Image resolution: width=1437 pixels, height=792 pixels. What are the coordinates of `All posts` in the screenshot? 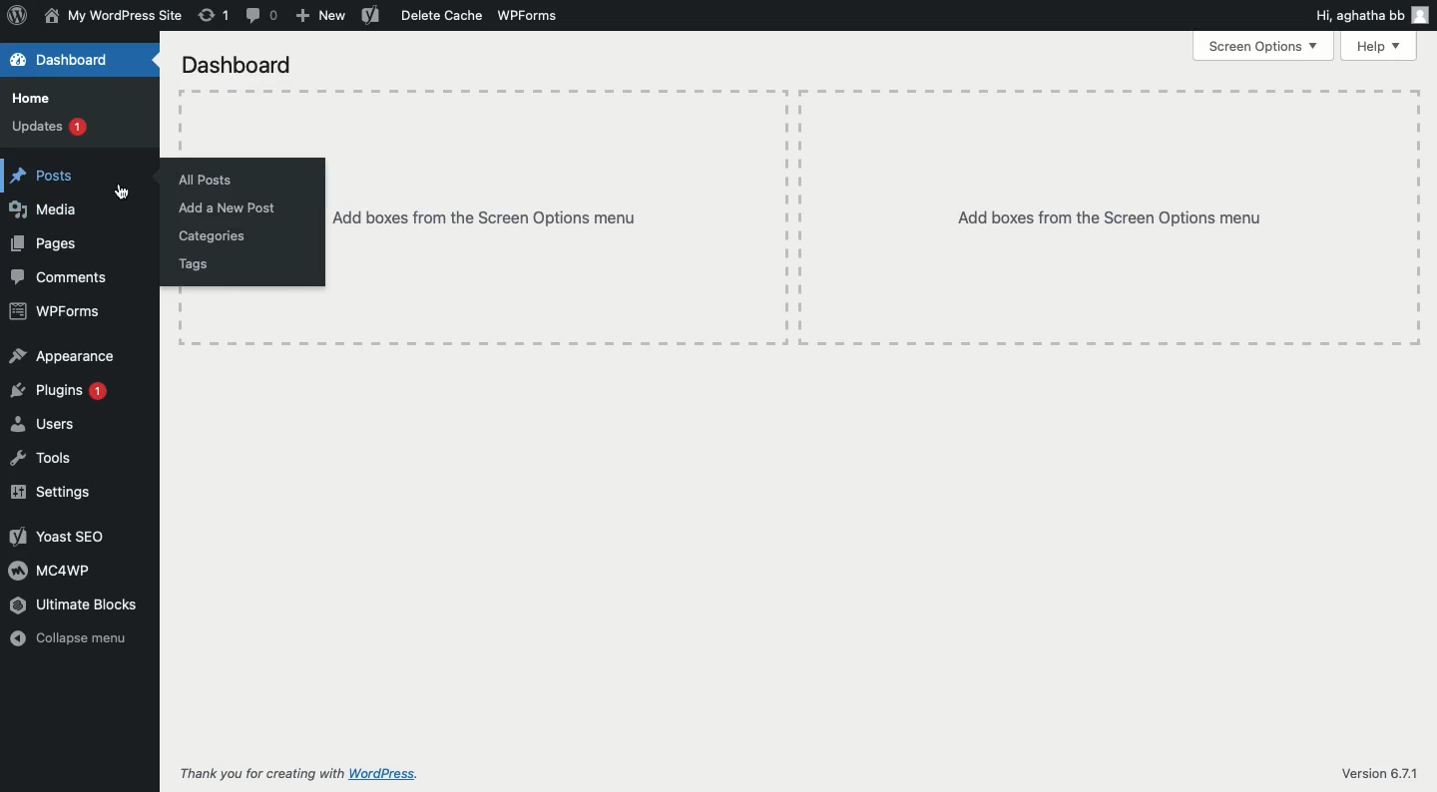 It's located at (203, 180).